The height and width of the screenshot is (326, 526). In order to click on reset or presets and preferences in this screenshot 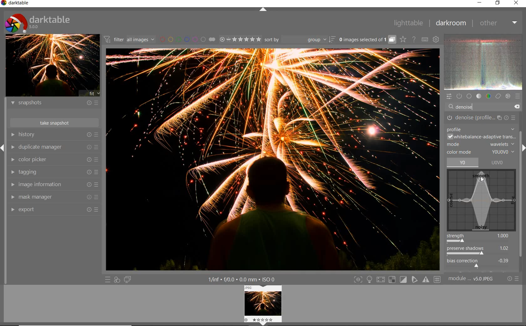, I will do `click(514, 279)`.